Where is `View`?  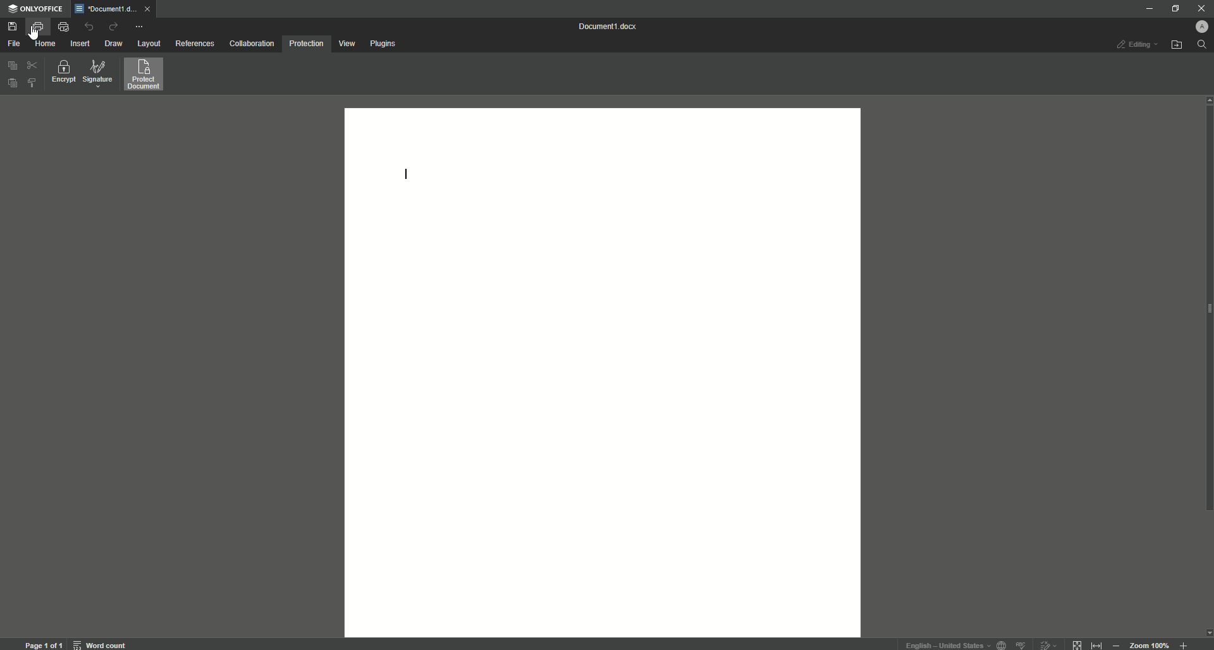 View is located at coordinates (346, 43).